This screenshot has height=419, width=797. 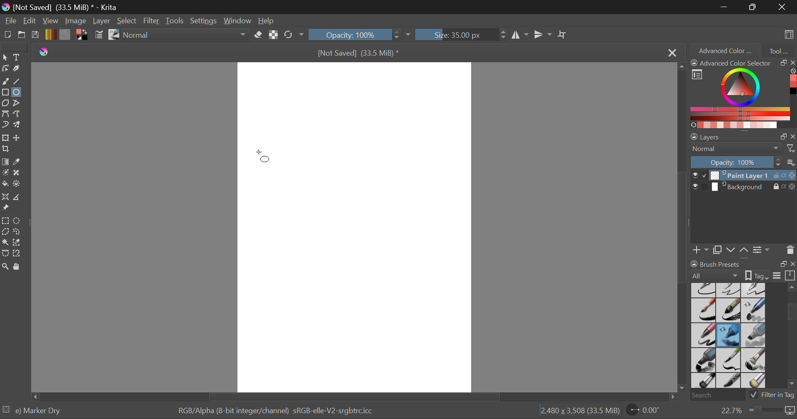 What do you see at coordinates (8, 36) in the screenshot?
I see `New` at bounding box center [8, 36].